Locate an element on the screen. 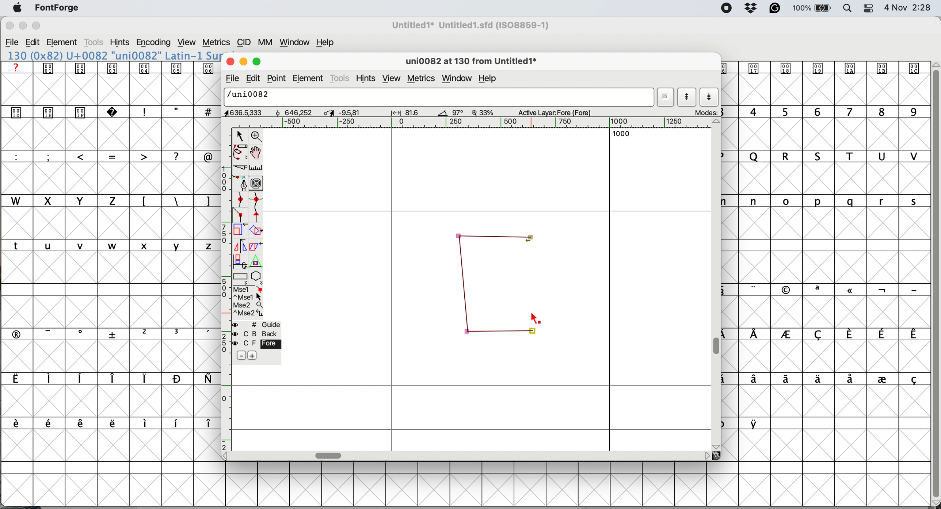 The height and width of the screenshot is (509, 941). element is located at coordinates (63, 43).